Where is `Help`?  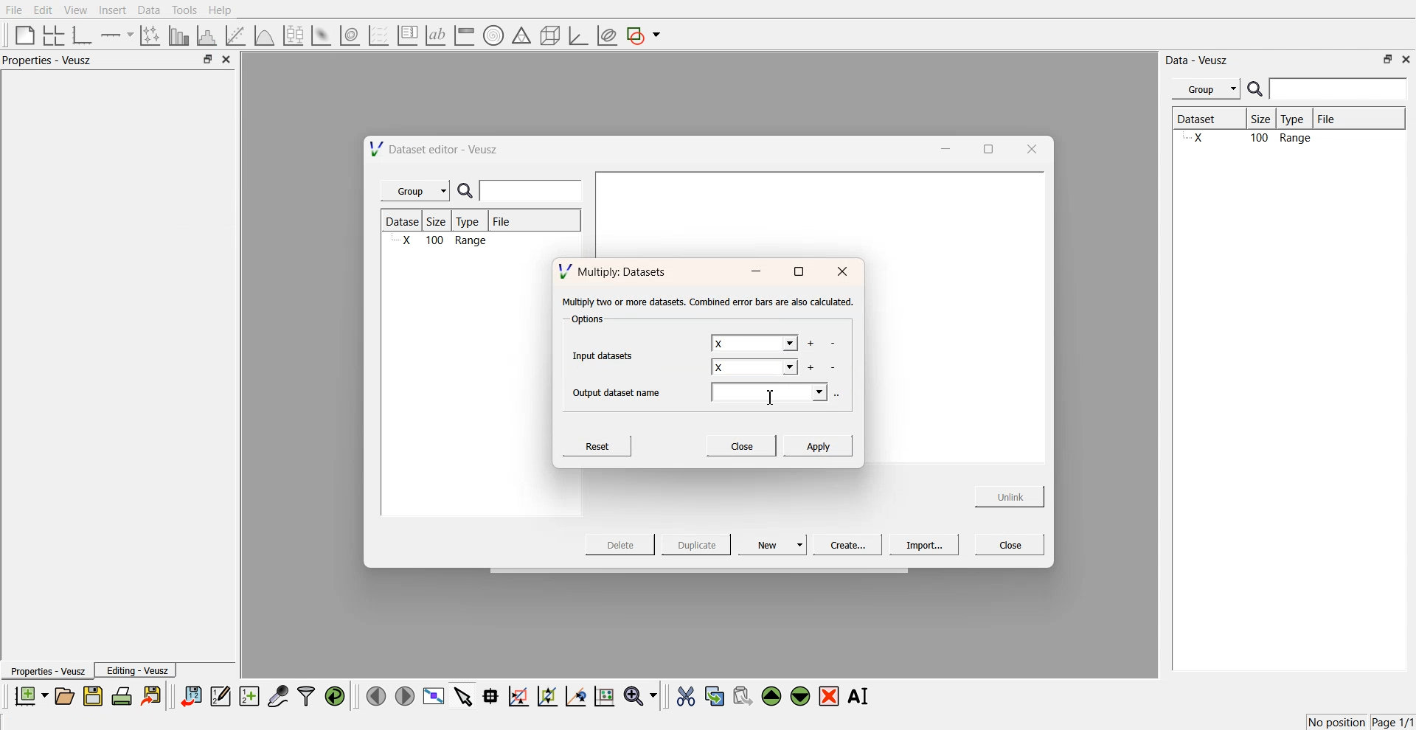
Help is located at coordinates (225, 12).